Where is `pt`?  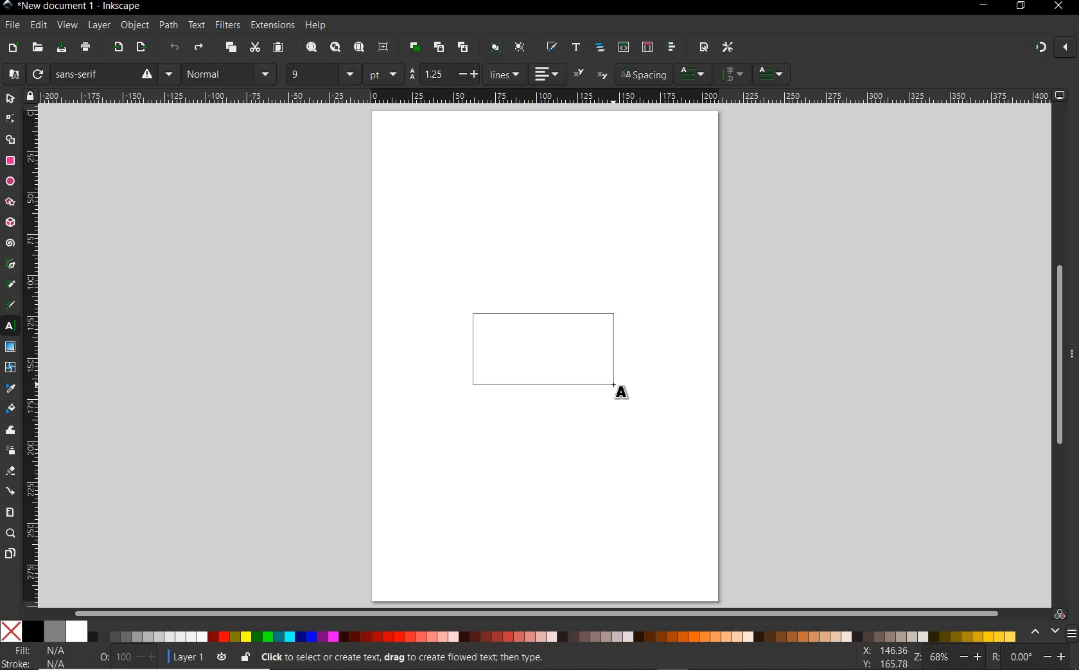
pt is located at coordinates (383, 74).